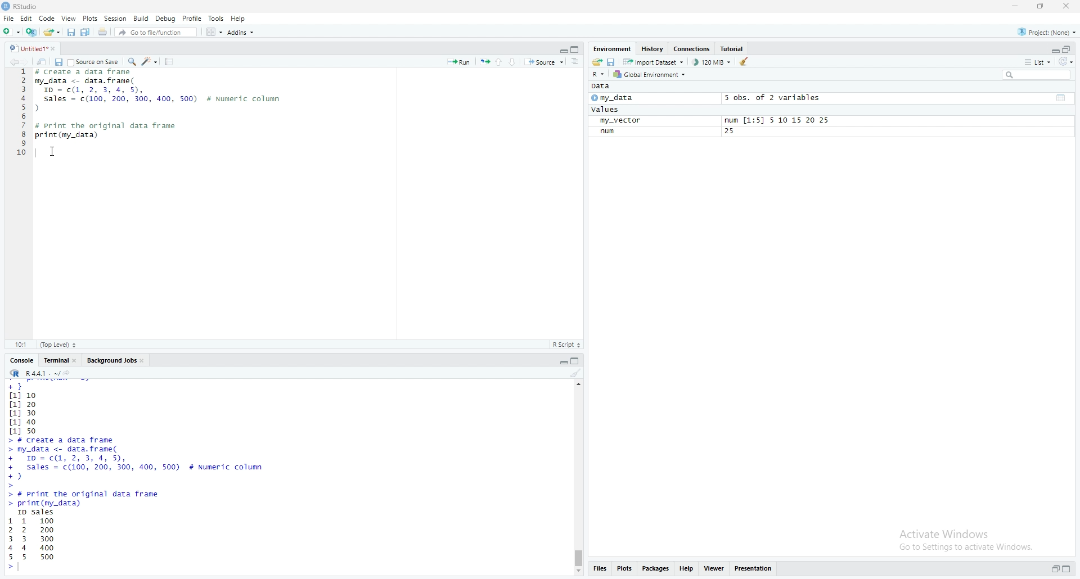  I want to click on cursor, so click(53, 152).